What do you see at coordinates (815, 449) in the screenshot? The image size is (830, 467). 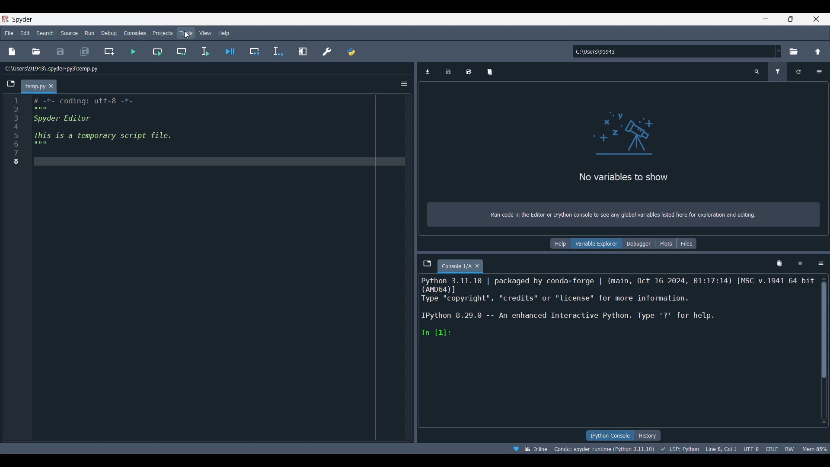 I see `mem 84%` at bounding box center [815, 449].